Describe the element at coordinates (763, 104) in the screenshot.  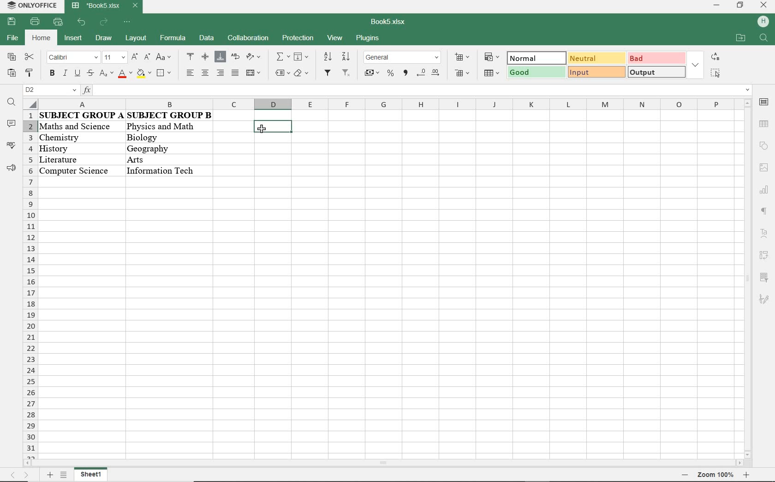
I see `sign` at that location.